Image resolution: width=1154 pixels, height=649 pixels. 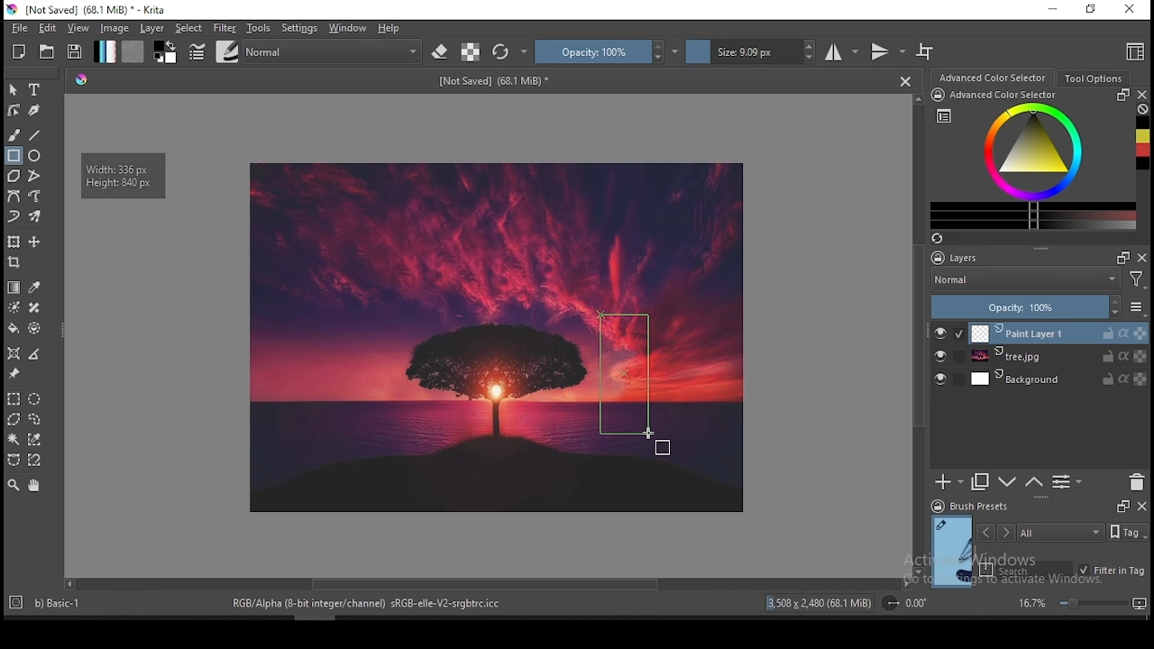 What do you see at coordinates (607, 51) in the screenshot?
I see `opacity` at bounding box center [607, 51].